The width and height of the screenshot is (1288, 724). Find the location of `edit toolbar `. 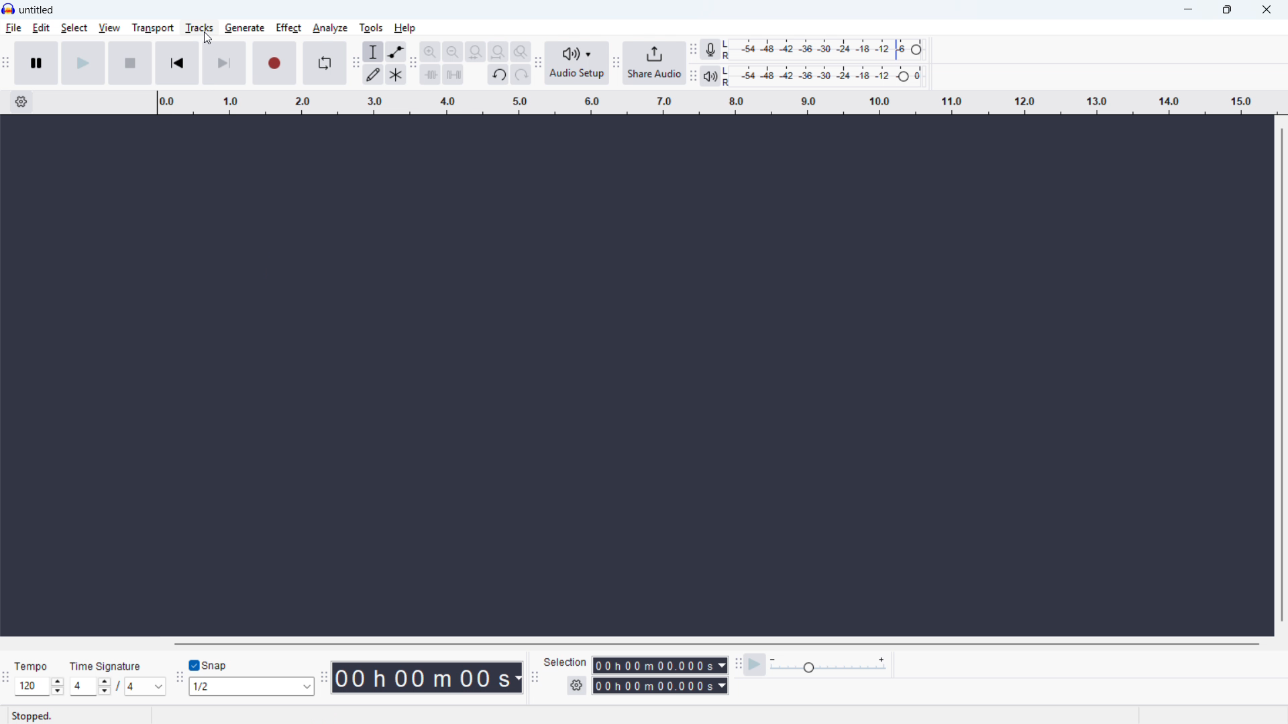

edit toolbar  is located at coordinates (414, 65).